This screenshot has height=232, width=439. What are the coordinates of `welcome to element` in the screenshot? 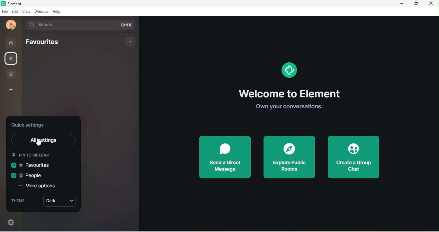 It's located at (289, 94).